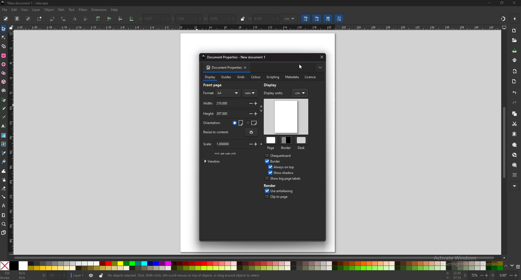 Image resolution: width=521 pixels, height=280 pixels. Describe the element at coordinates (269, 173) in the screenshot. I see `Checkbox` at that location.